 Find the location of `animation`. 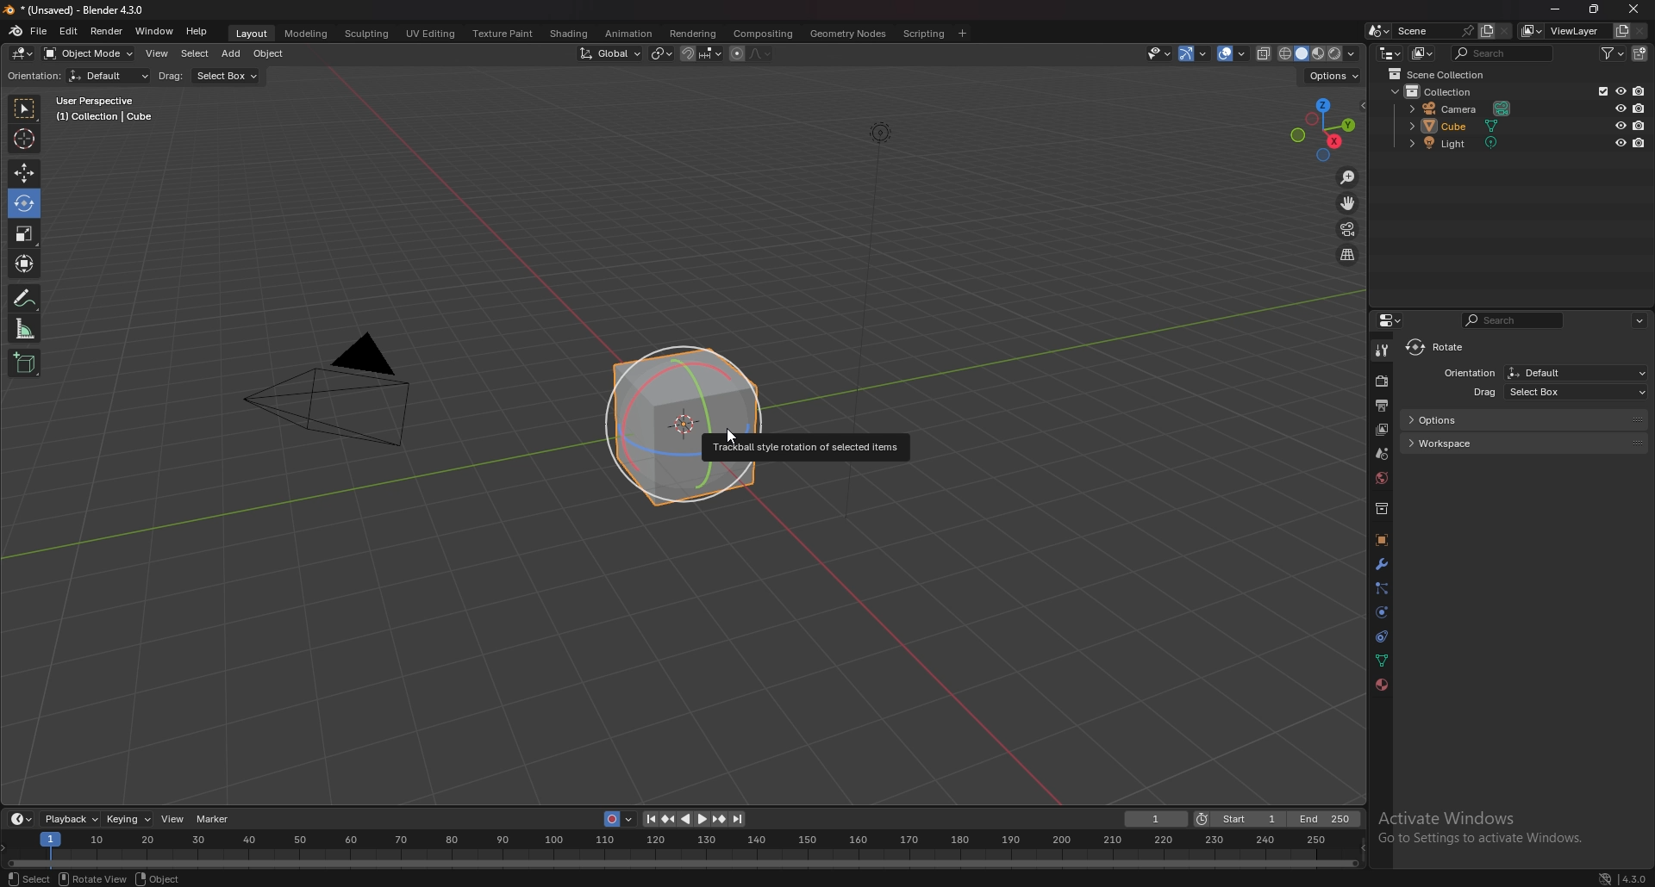

animation is located at coordinates (629, 34).